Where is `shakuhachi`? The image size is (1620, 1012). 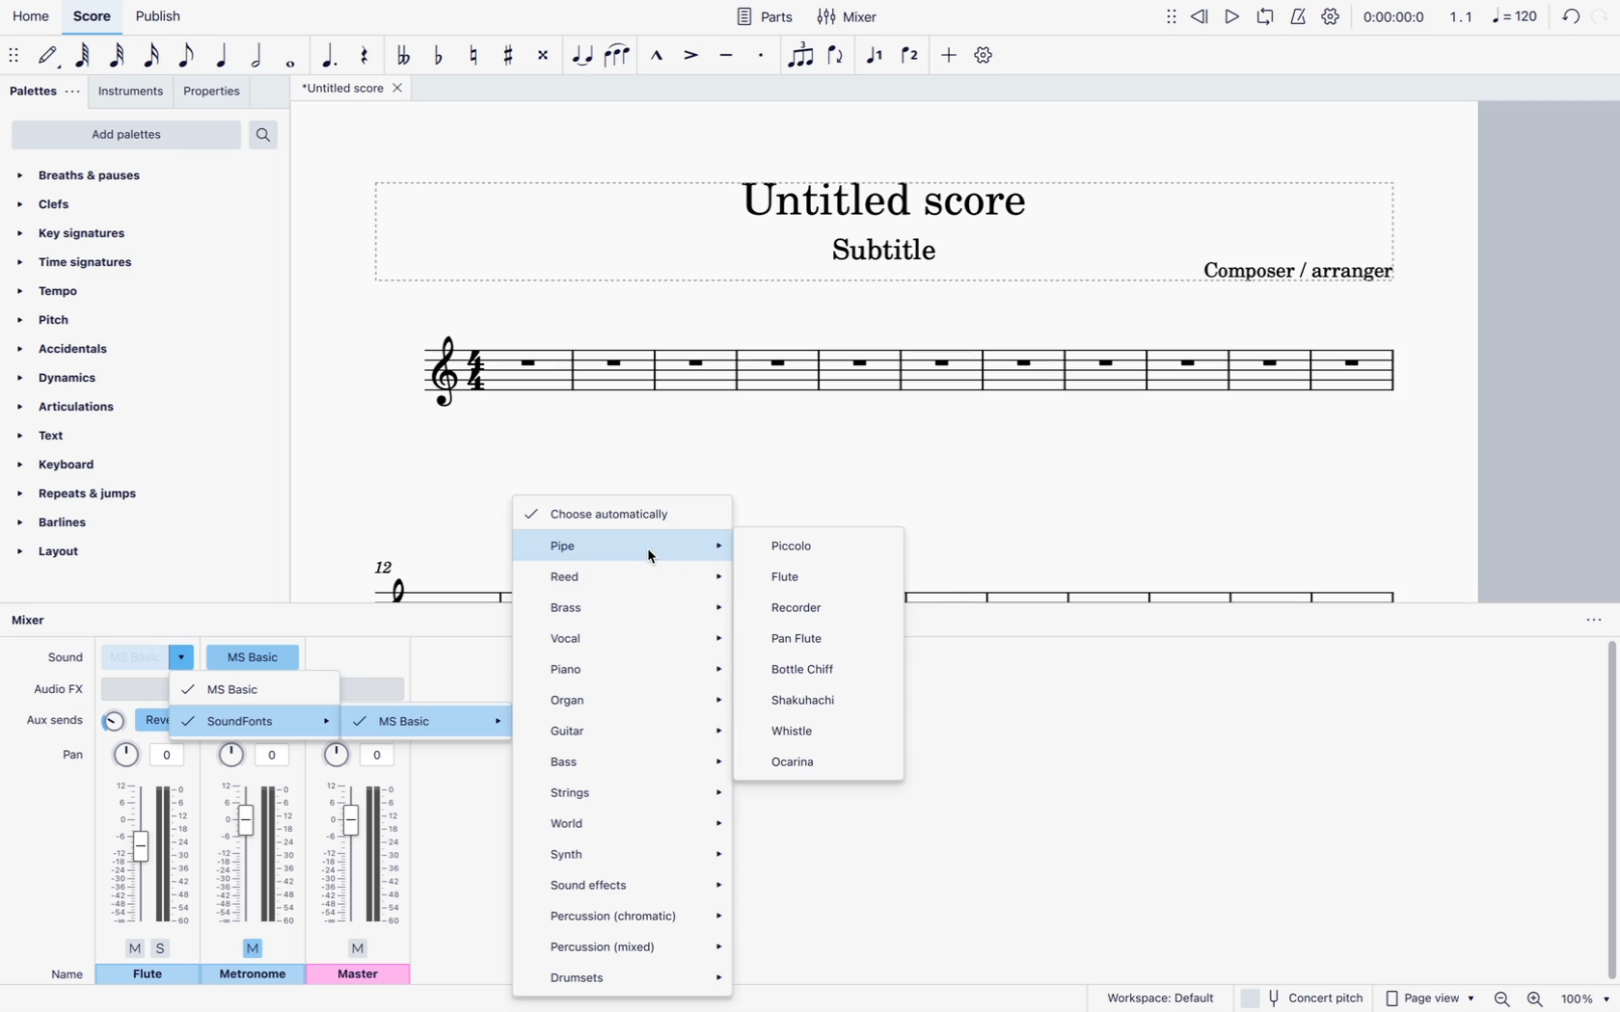 shakuhachi is located at coordinates (808, 702).